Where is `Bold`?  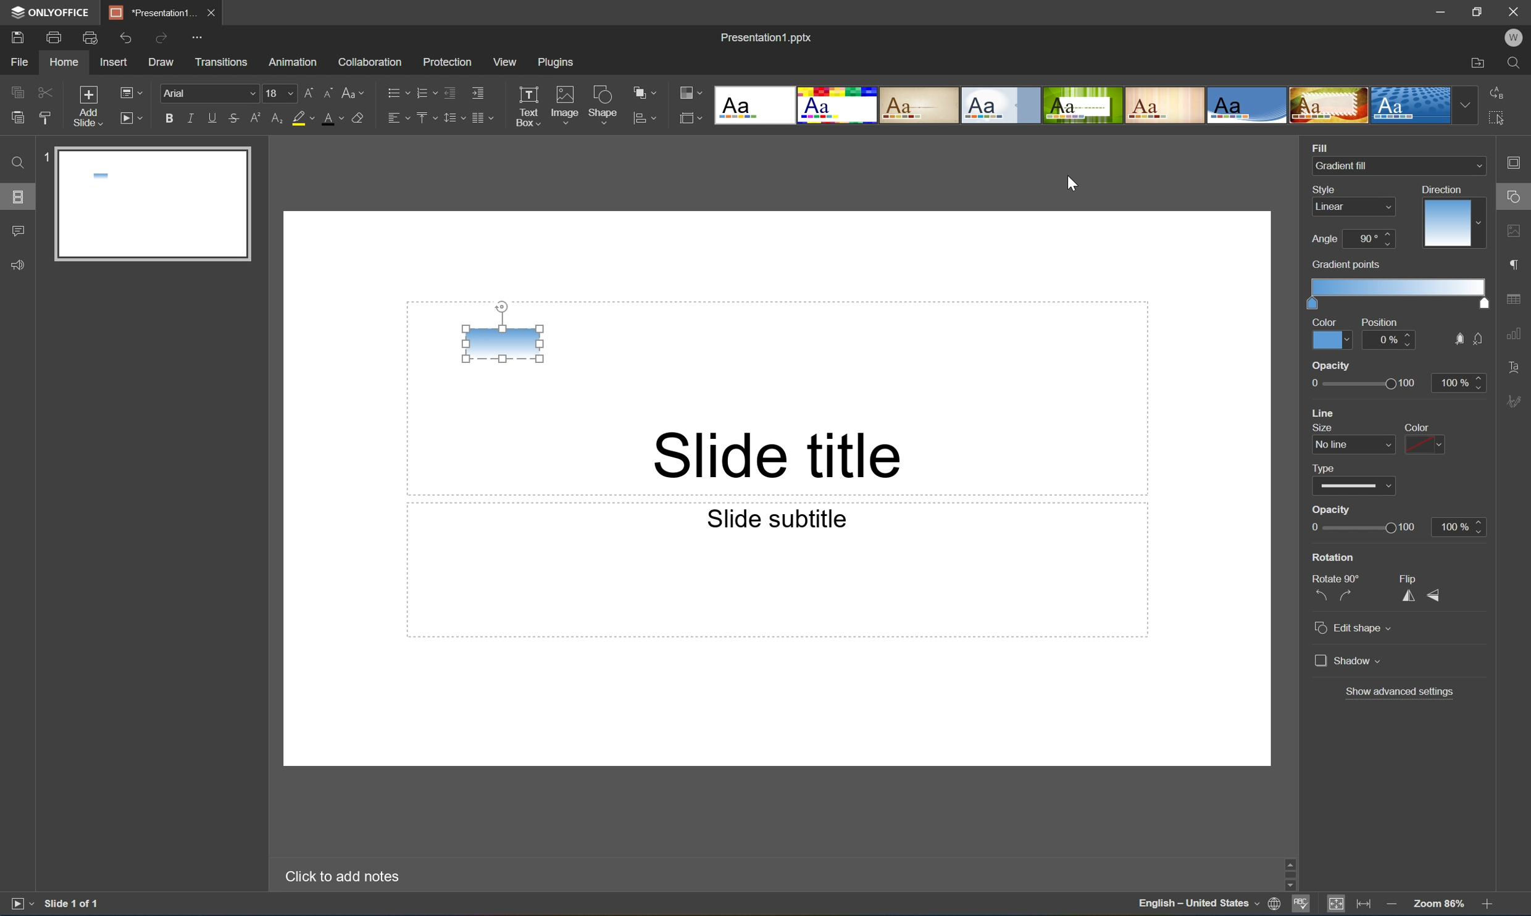 Bold is located at coordinates (170, 116).